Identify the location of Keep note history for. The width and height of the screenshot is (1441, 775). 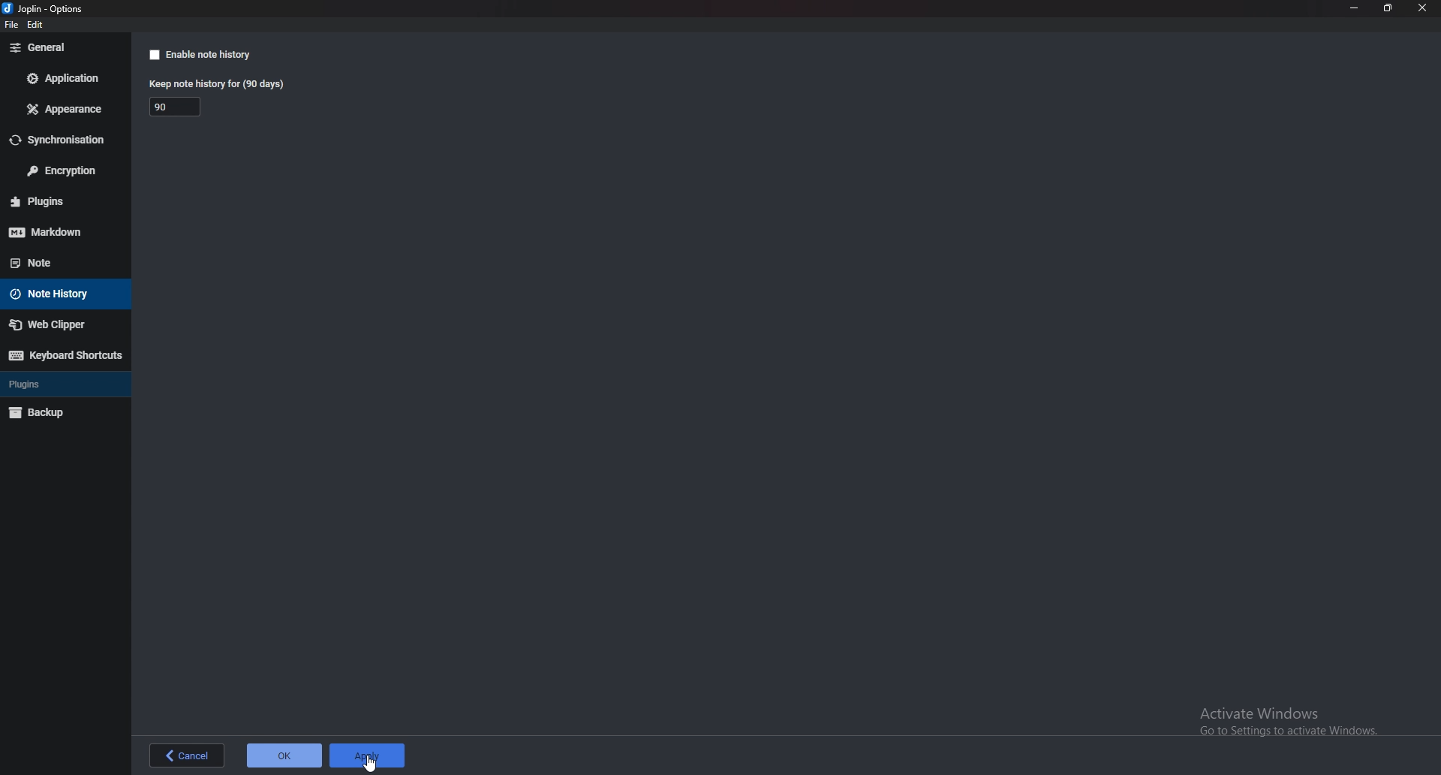
(178, 106).